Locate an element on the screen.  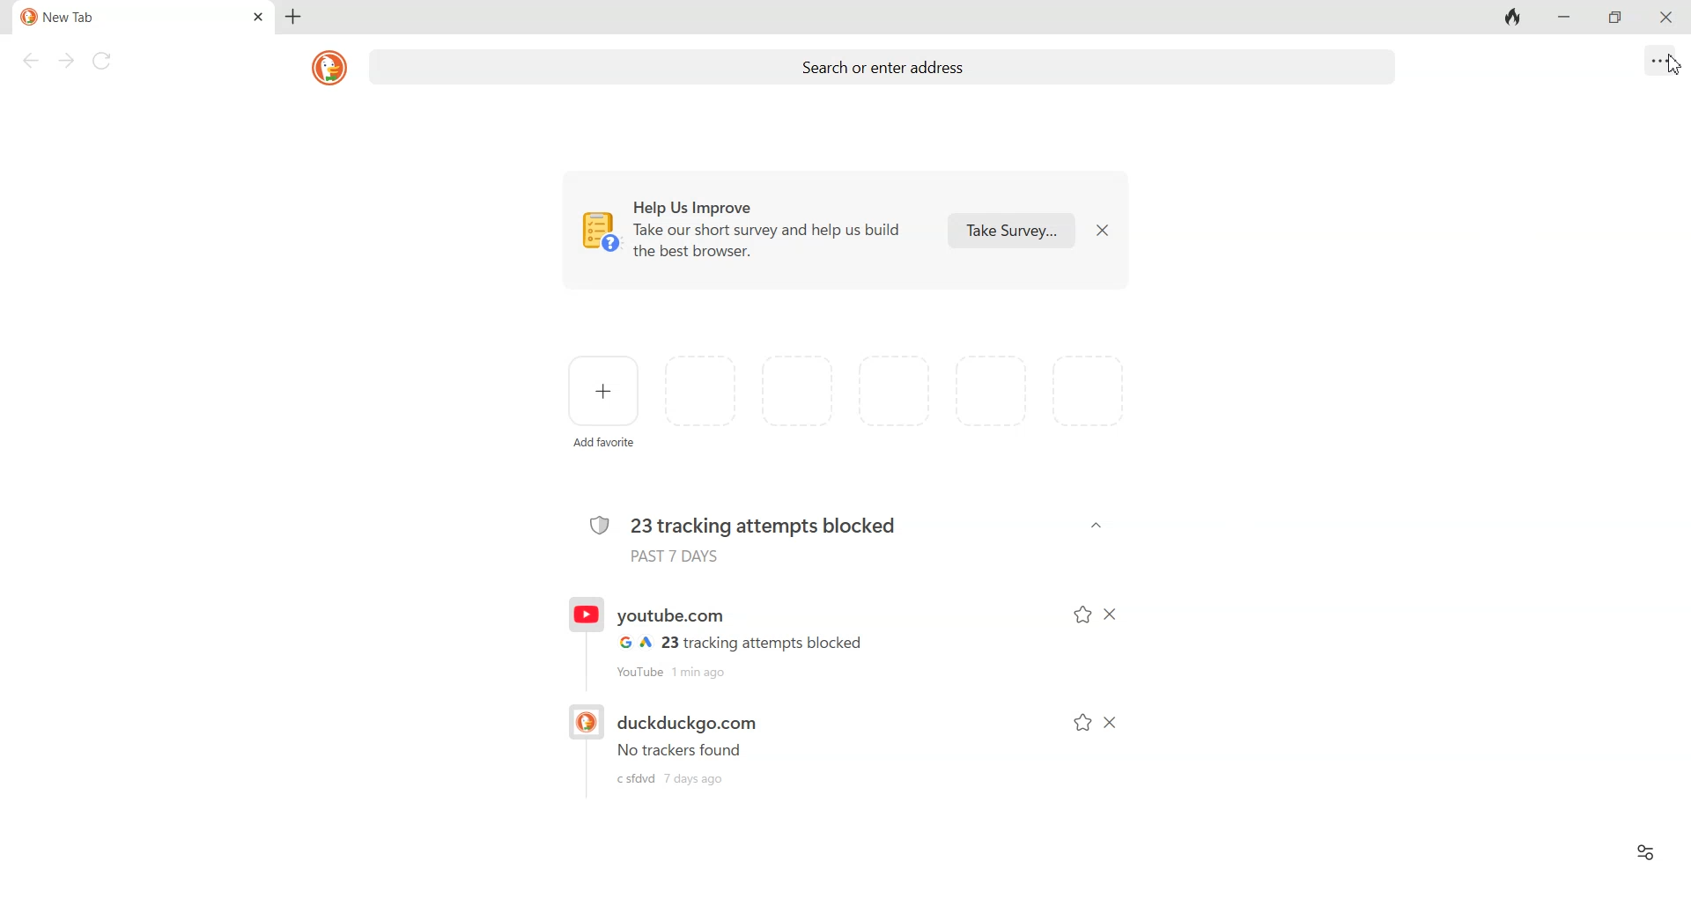
Forward is located at coordinates (63, 61).